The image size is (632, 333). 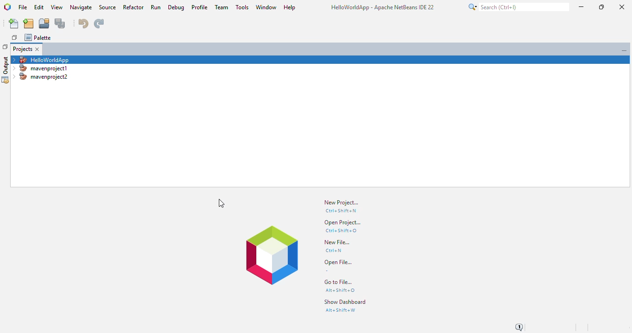 I want to click on search, so click(x=518, y=7).